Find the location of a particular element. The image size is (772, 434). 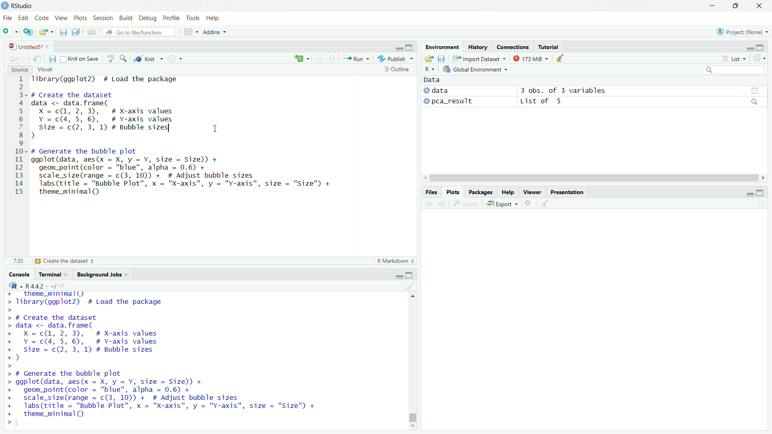

help is located at coordinates (508, 192).